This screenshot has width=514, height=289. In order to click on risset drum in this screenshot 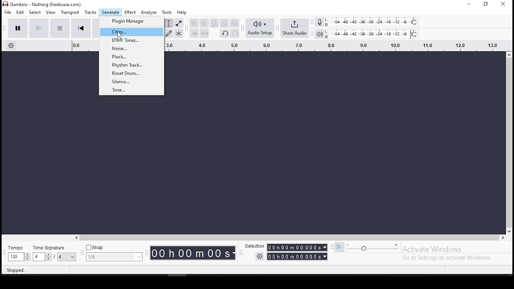, I will do `click(133, 72)`.